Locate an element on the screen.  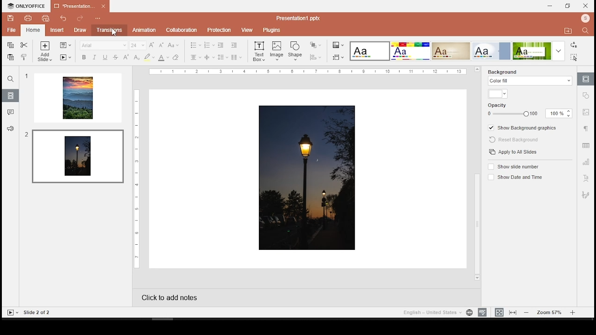
show date and time on/off is located at coordinates (516, 177).